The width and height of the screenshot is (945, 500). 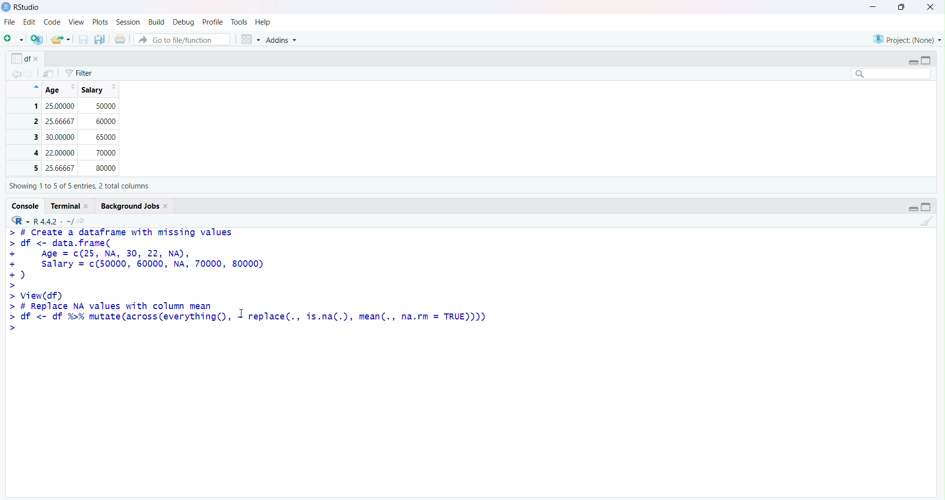 What do you see at coordinates (82, 39) in the screenshot?
I see `Save current document (Ctrl + S)` at bounding box center [82, 39].